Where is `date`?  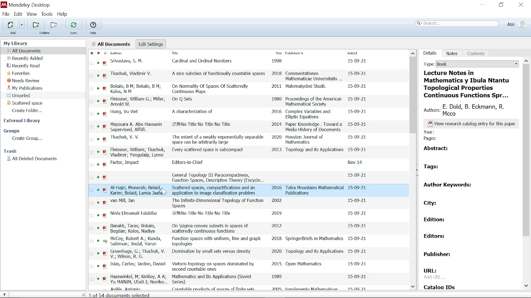 date is located at coordinates (356, 163).